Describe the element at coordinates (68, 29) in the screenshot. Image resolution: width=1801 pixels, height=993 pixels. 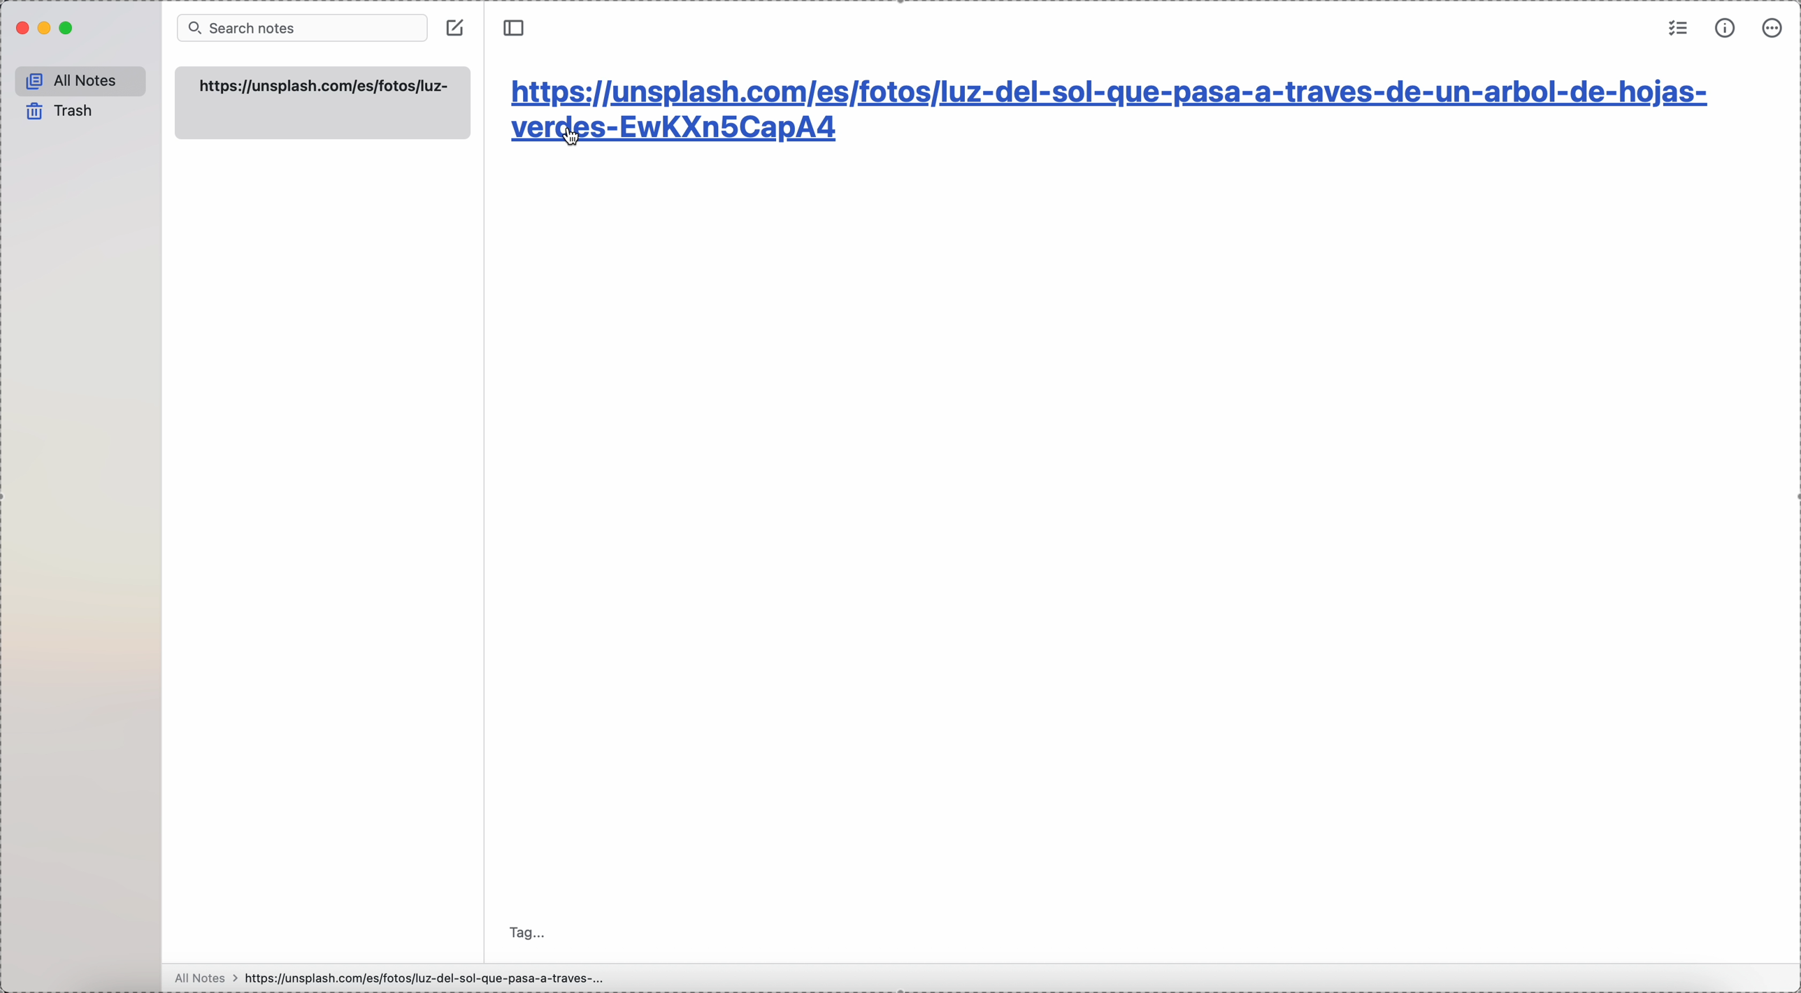
I see `maximize Simplenote` at that location.